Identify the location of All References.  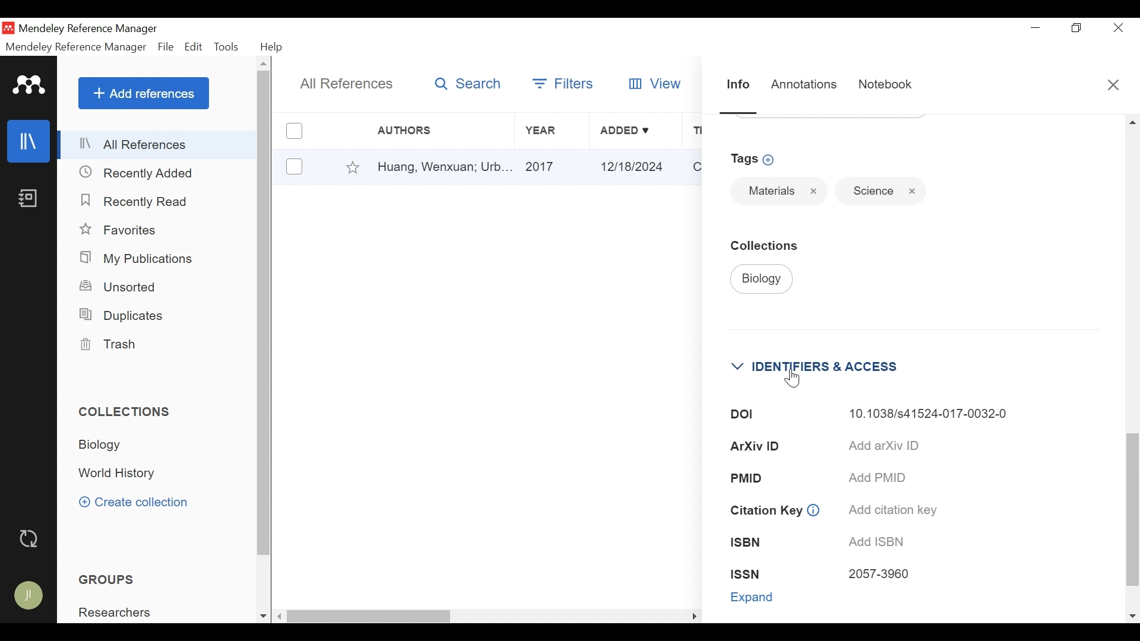
(159, 144).